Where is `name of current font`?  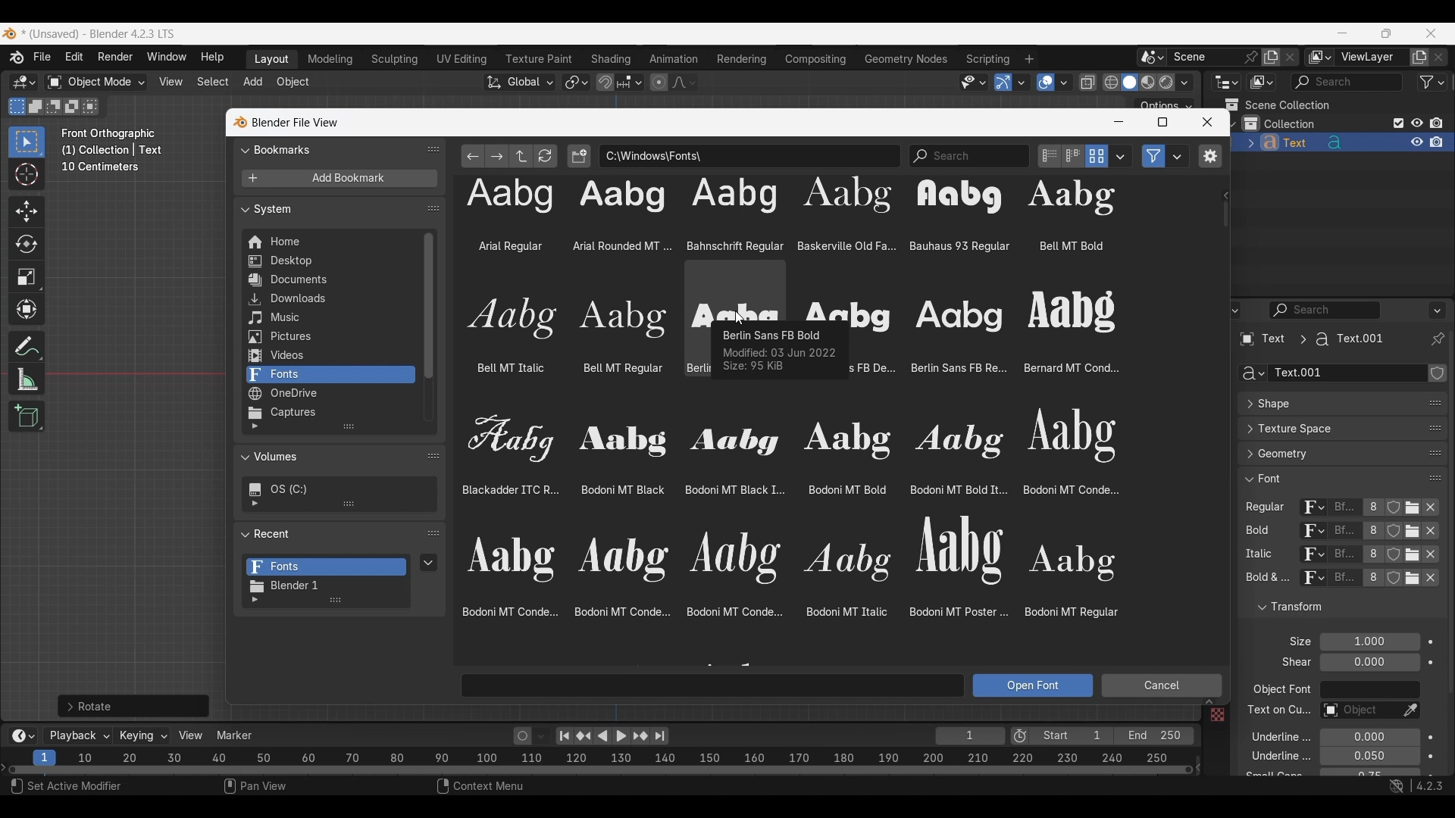 name of current font is located at coordinates (1344, 583).